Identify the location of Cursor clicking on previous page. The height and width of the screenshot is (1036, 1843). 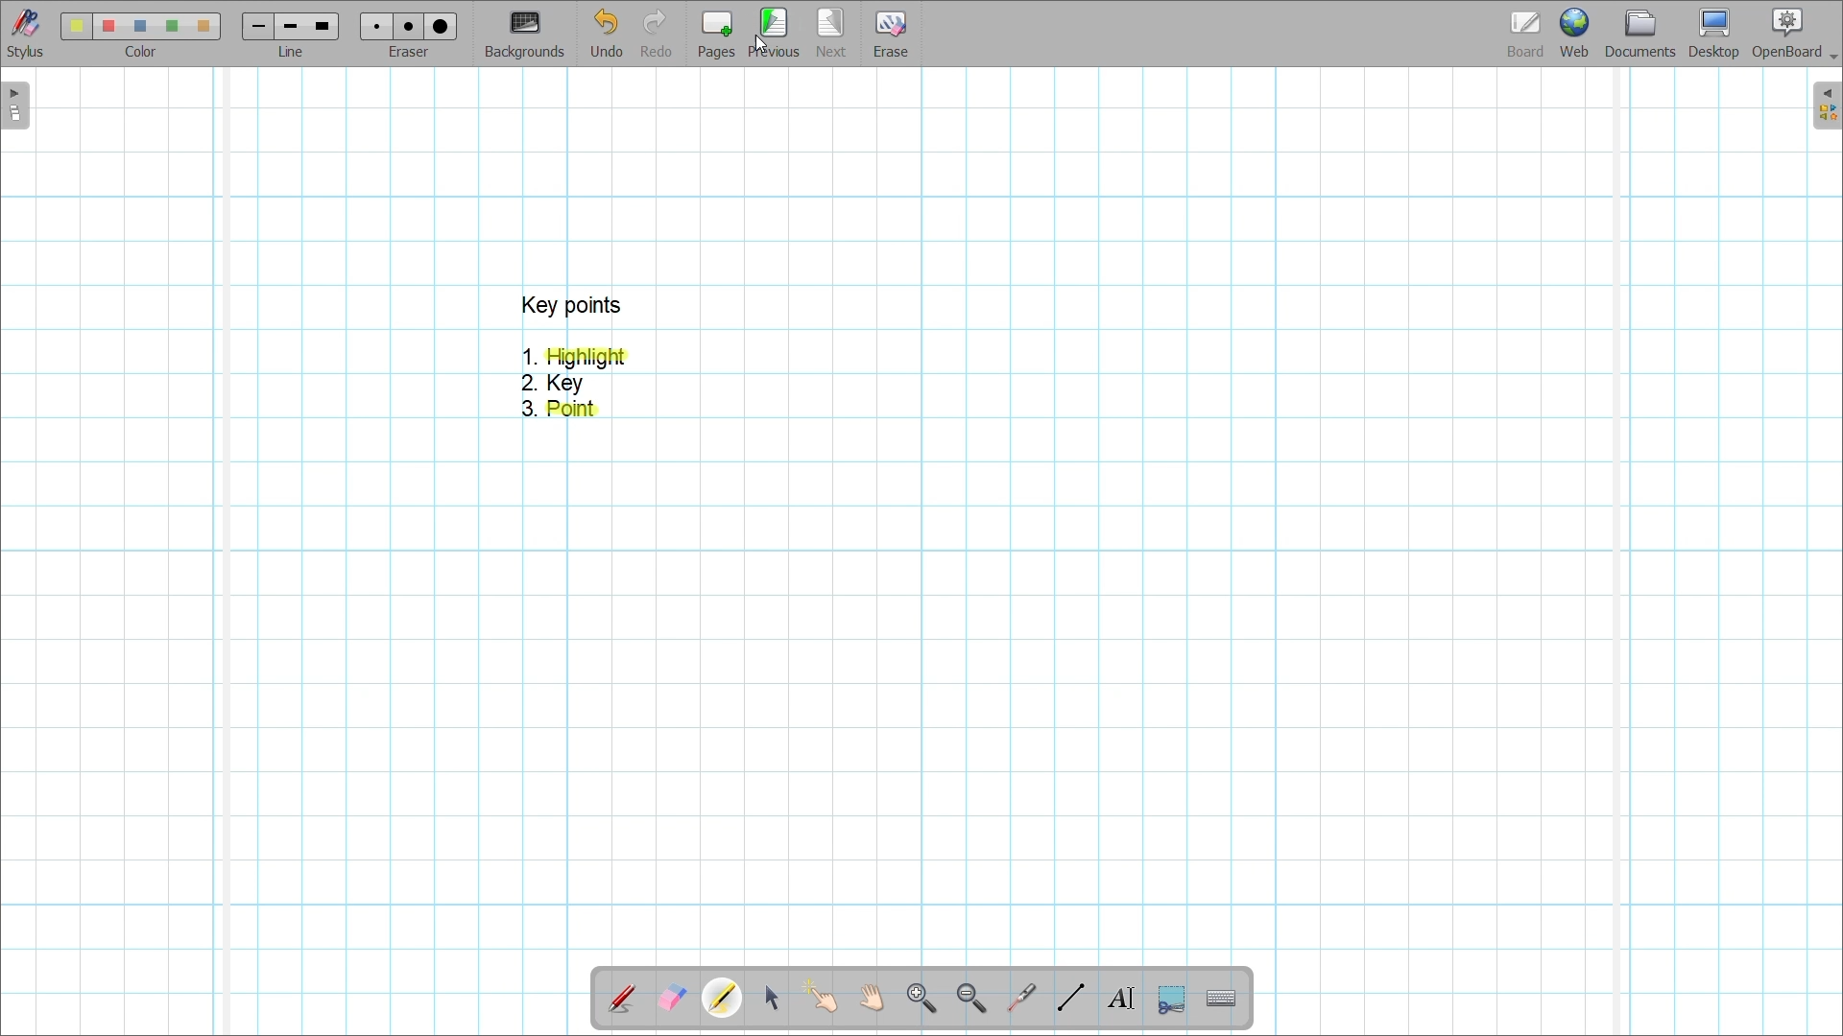
(760, 43).